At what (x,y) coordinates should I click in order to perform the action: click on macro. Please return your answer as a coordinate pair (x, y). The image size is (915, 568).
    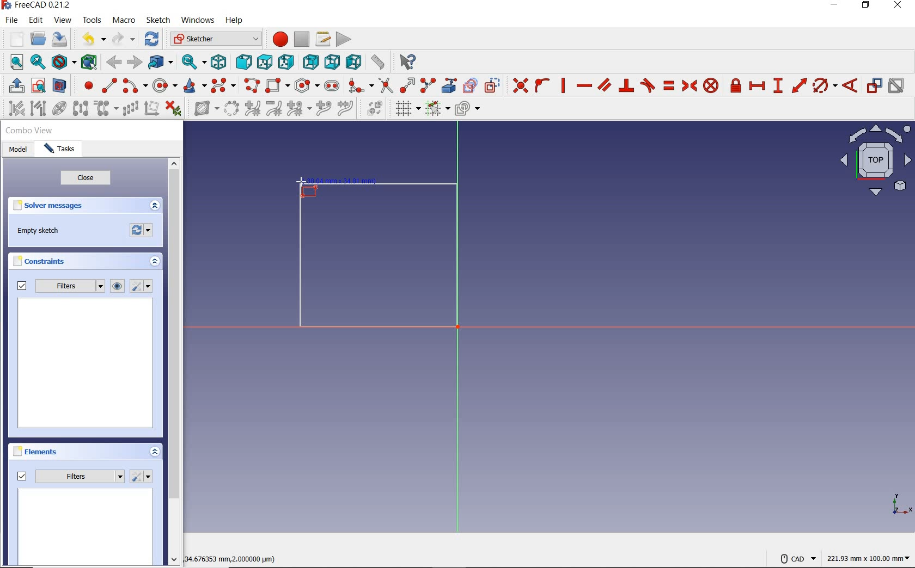
    Looking at the image, I should click on (124, 21).